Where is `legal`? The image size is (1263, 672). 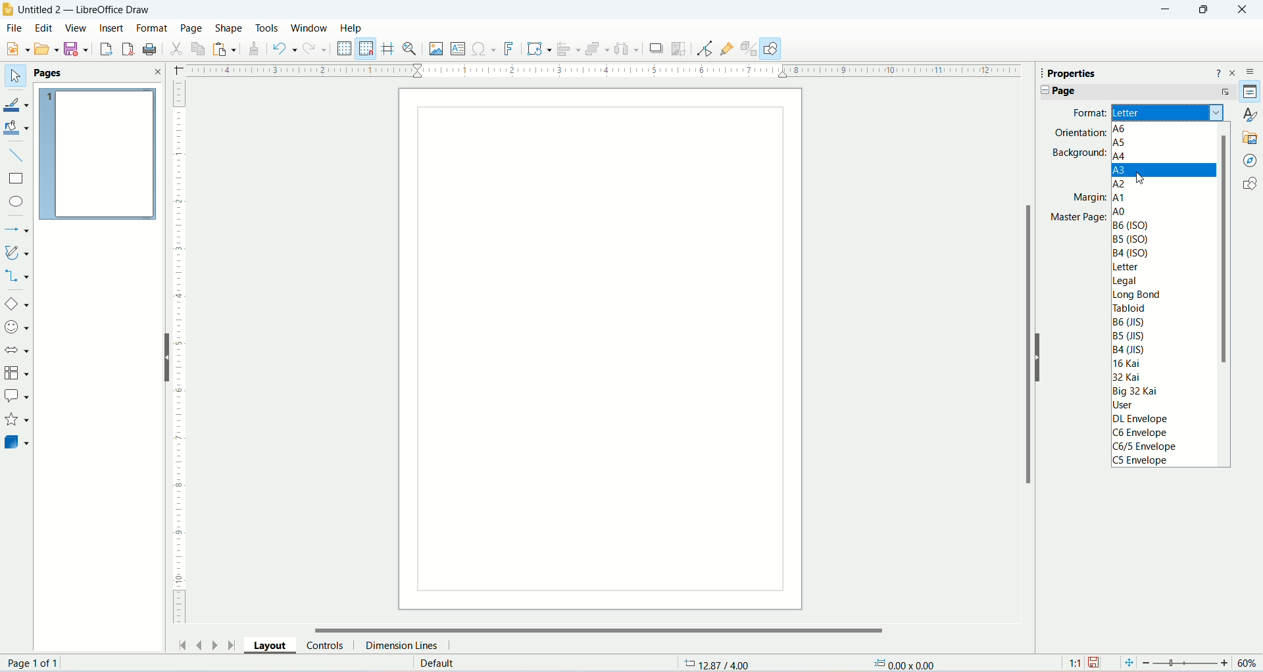 legal is located at coordinates (1126, 281).